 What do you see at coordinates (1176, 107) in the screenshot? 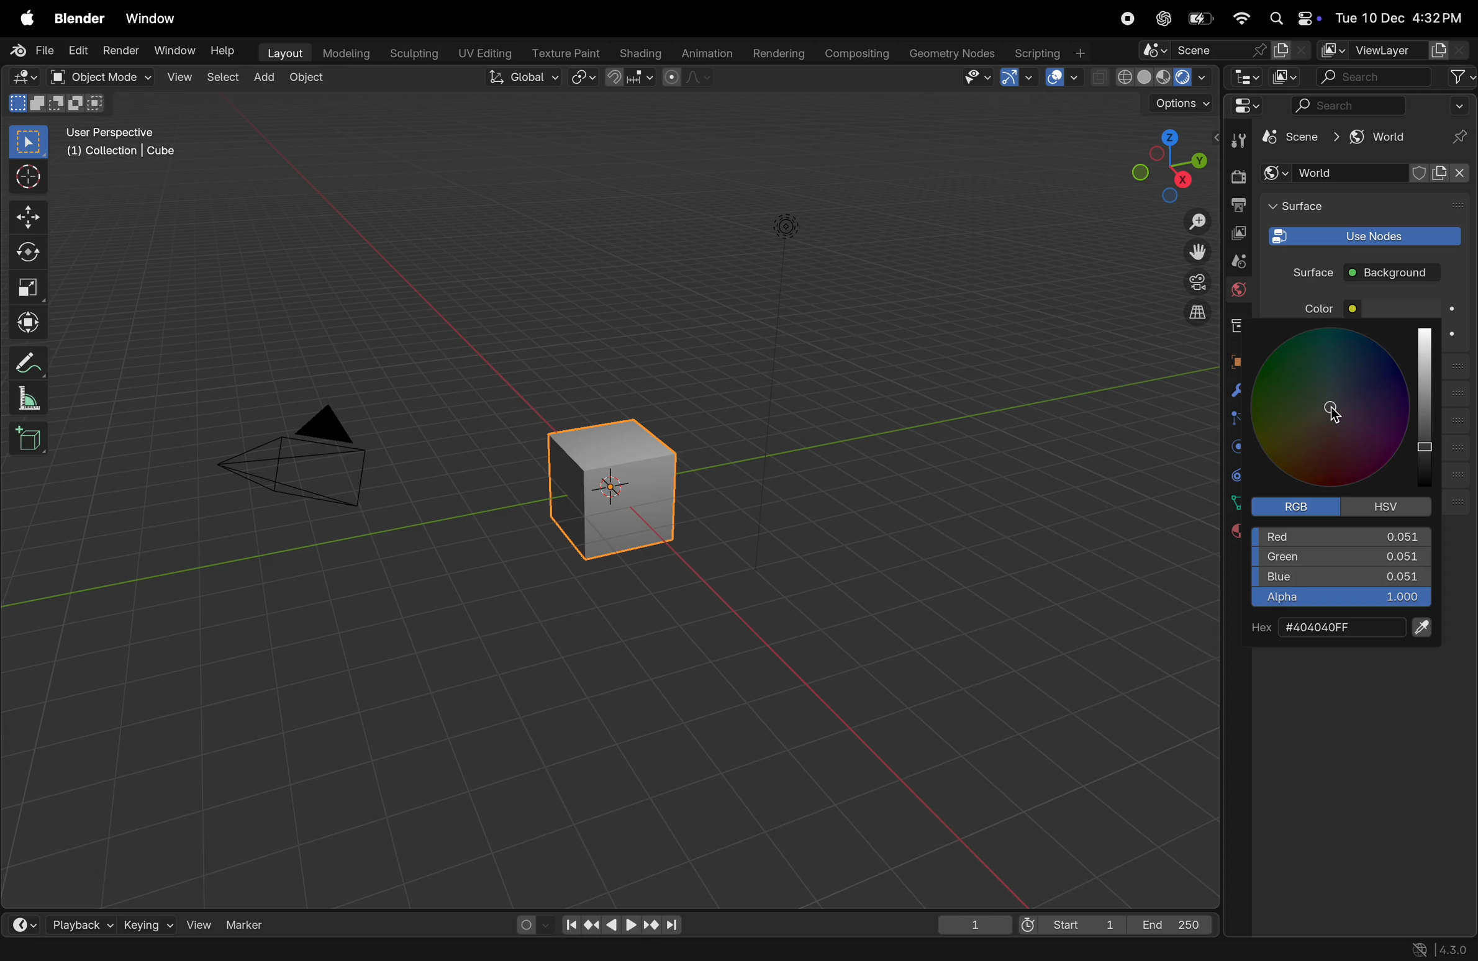
I see `options` at bounding box center [1176, 107].